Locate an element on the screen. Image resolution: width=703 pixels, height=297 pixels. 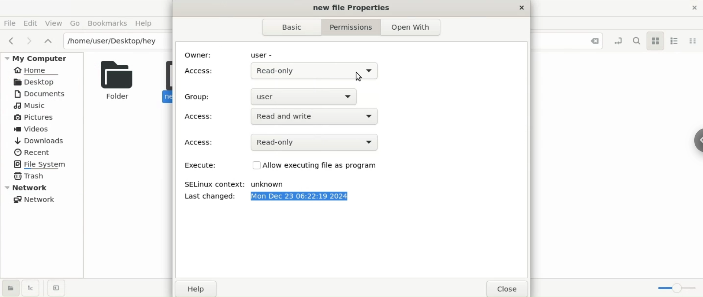
Read-only is located at coordinates (312, 71).